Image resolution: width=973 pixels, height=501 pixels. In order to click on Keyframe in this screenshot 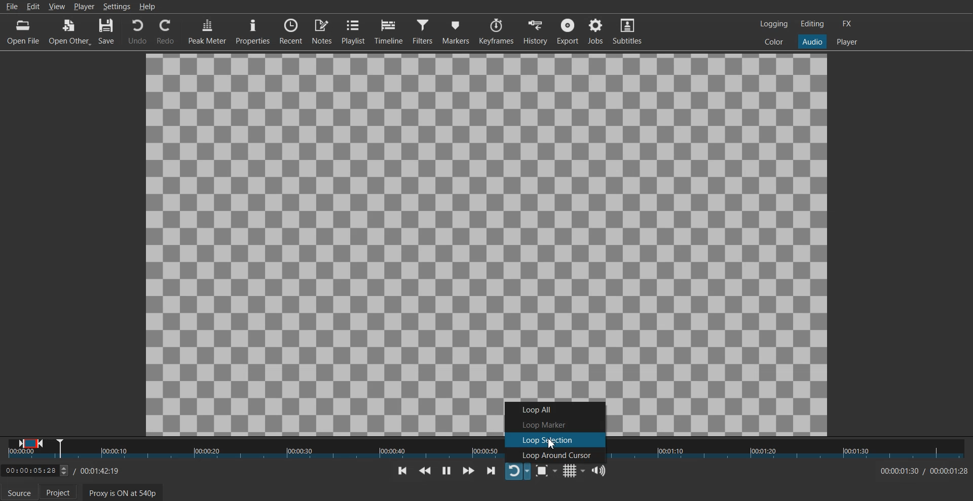, I will do `click(496, 31)`.